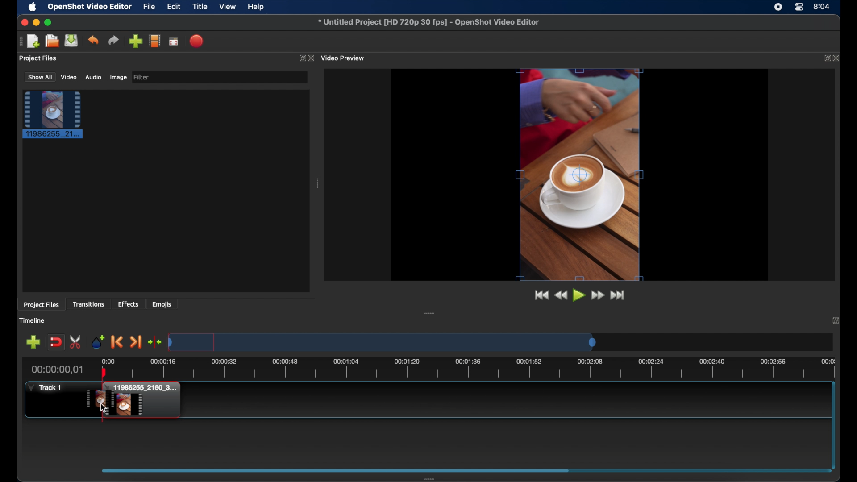 The image size is (857, 482). Describe the element at coordinates (72, 41) in the screenshot. I see `save project` at that location.